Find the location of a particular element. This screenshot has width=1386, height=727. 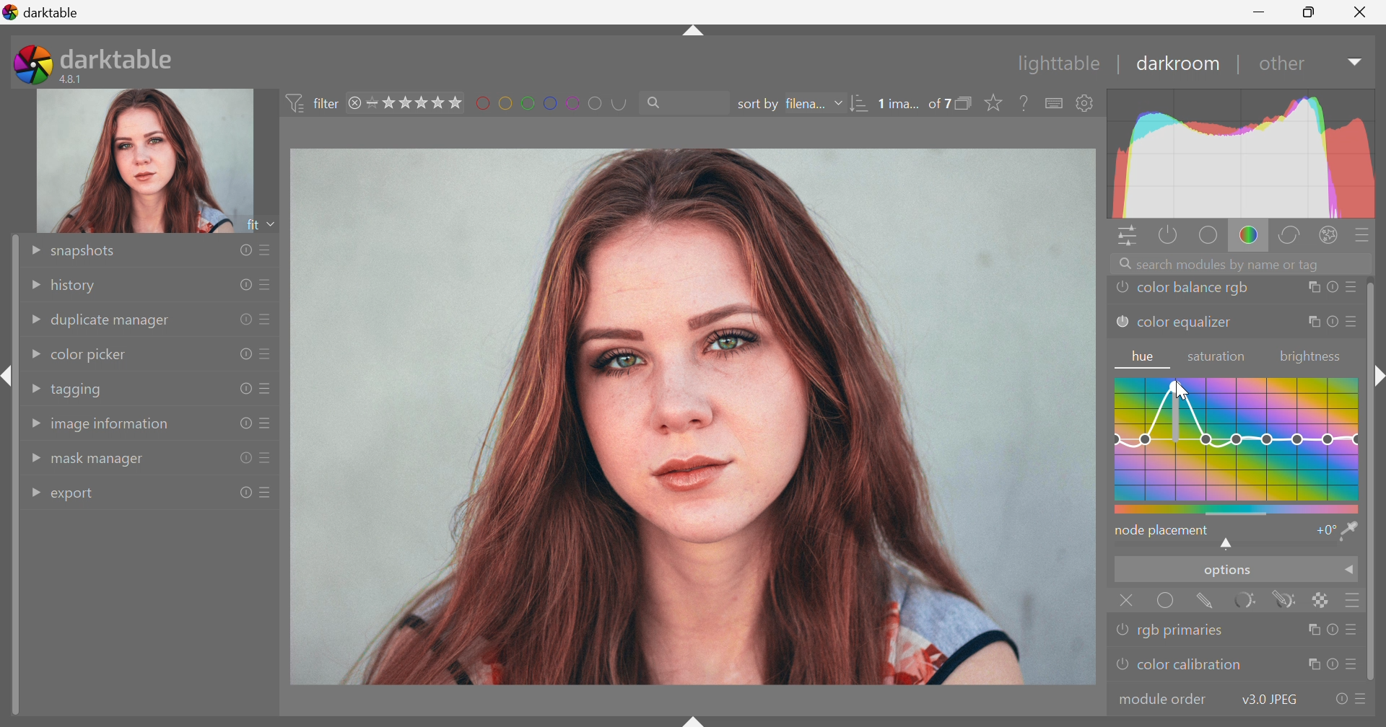

color balance rgb is located at coordinates (1194, 288).